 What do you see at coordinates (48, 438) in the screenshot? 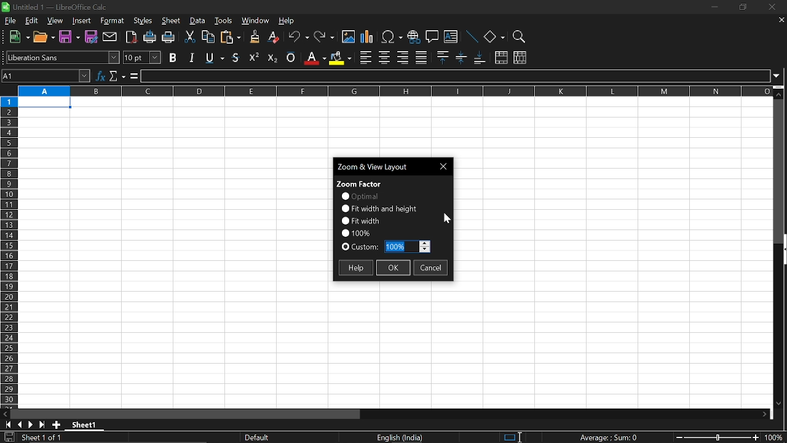
I see `current sheet` at bounding box center [48, 438].